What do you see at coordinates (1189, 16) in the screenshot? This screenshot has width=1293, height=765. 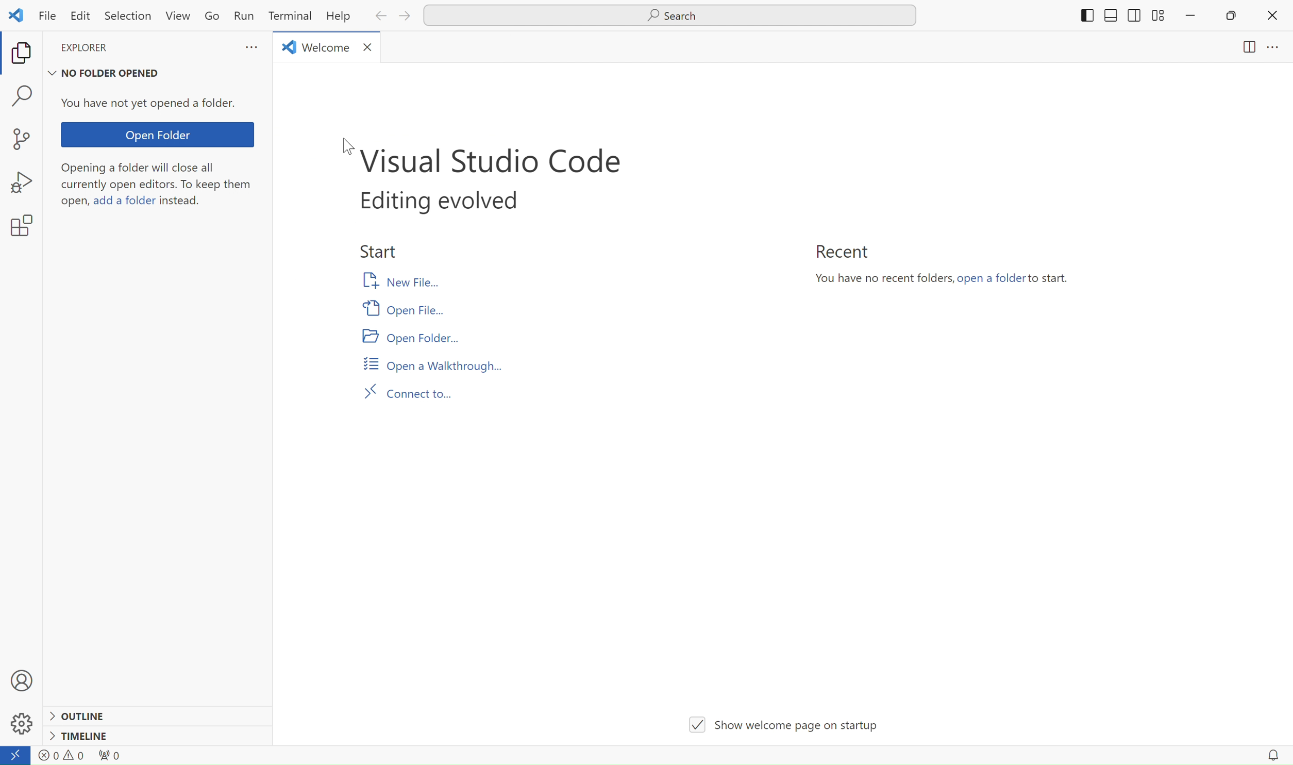 I see `minimize` at bounding box center [1189, 16].